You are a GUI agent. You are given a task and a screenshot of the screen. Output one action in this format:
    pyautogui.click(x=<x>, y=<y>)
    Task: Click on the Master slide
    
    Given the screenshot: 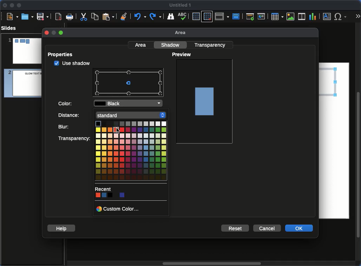 What is the action you would take?
    pyautogui.click(x=237, y=16)
    